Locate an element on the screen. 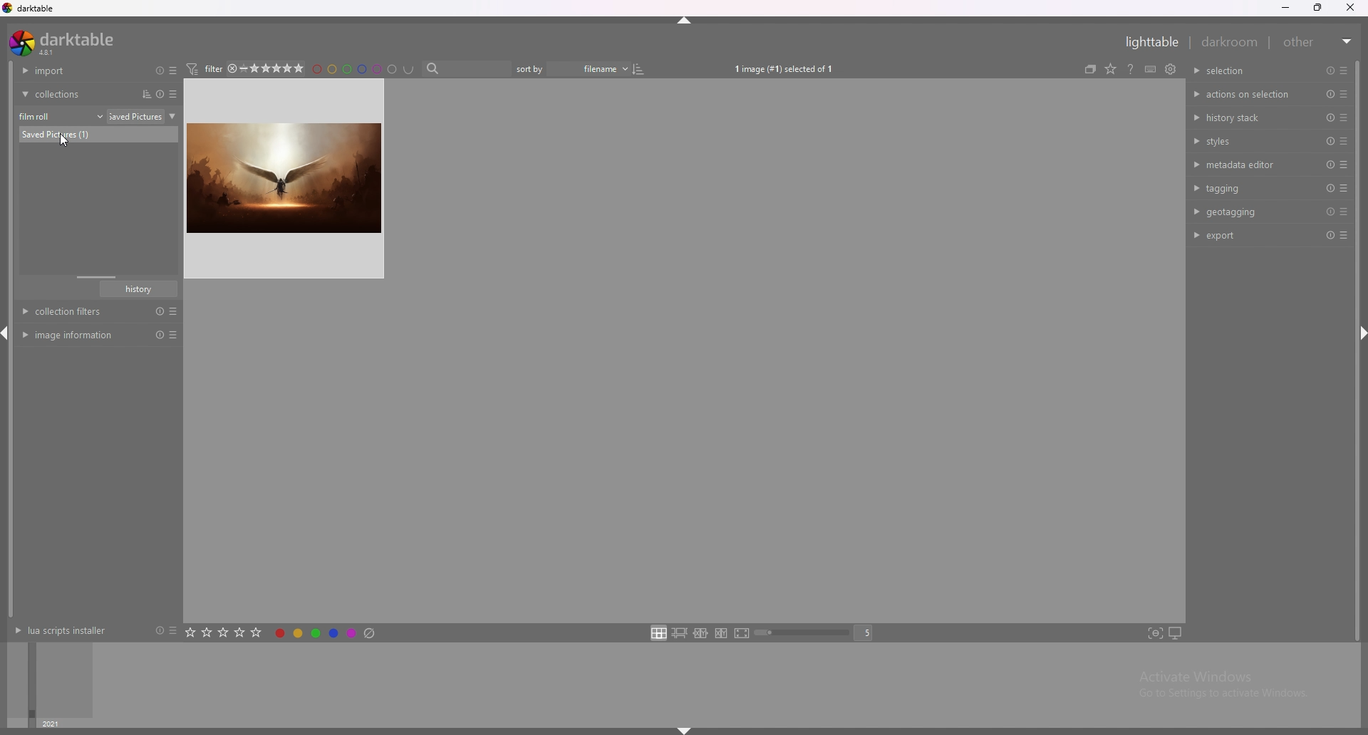  selection is located at coordinates (1232, 71).